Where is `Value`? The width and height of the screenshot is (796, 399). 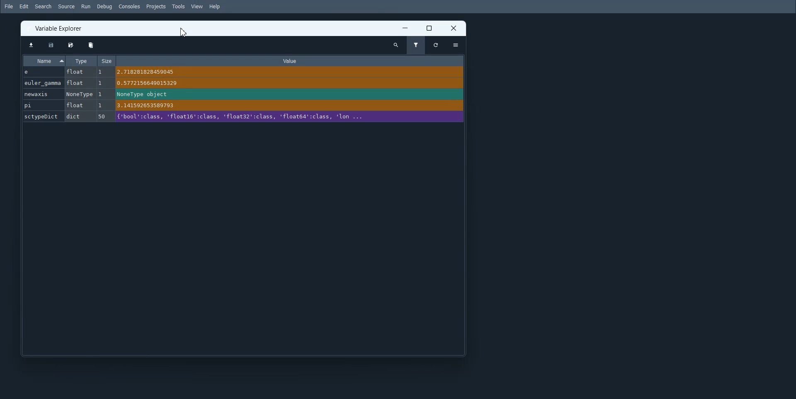
Value is located at coordinates (295, 60).